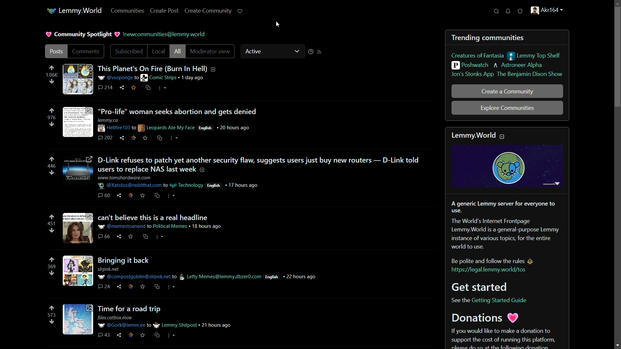  Describe the element at coordinates (162, 88) in the screenshot. I see `more options` at that location.